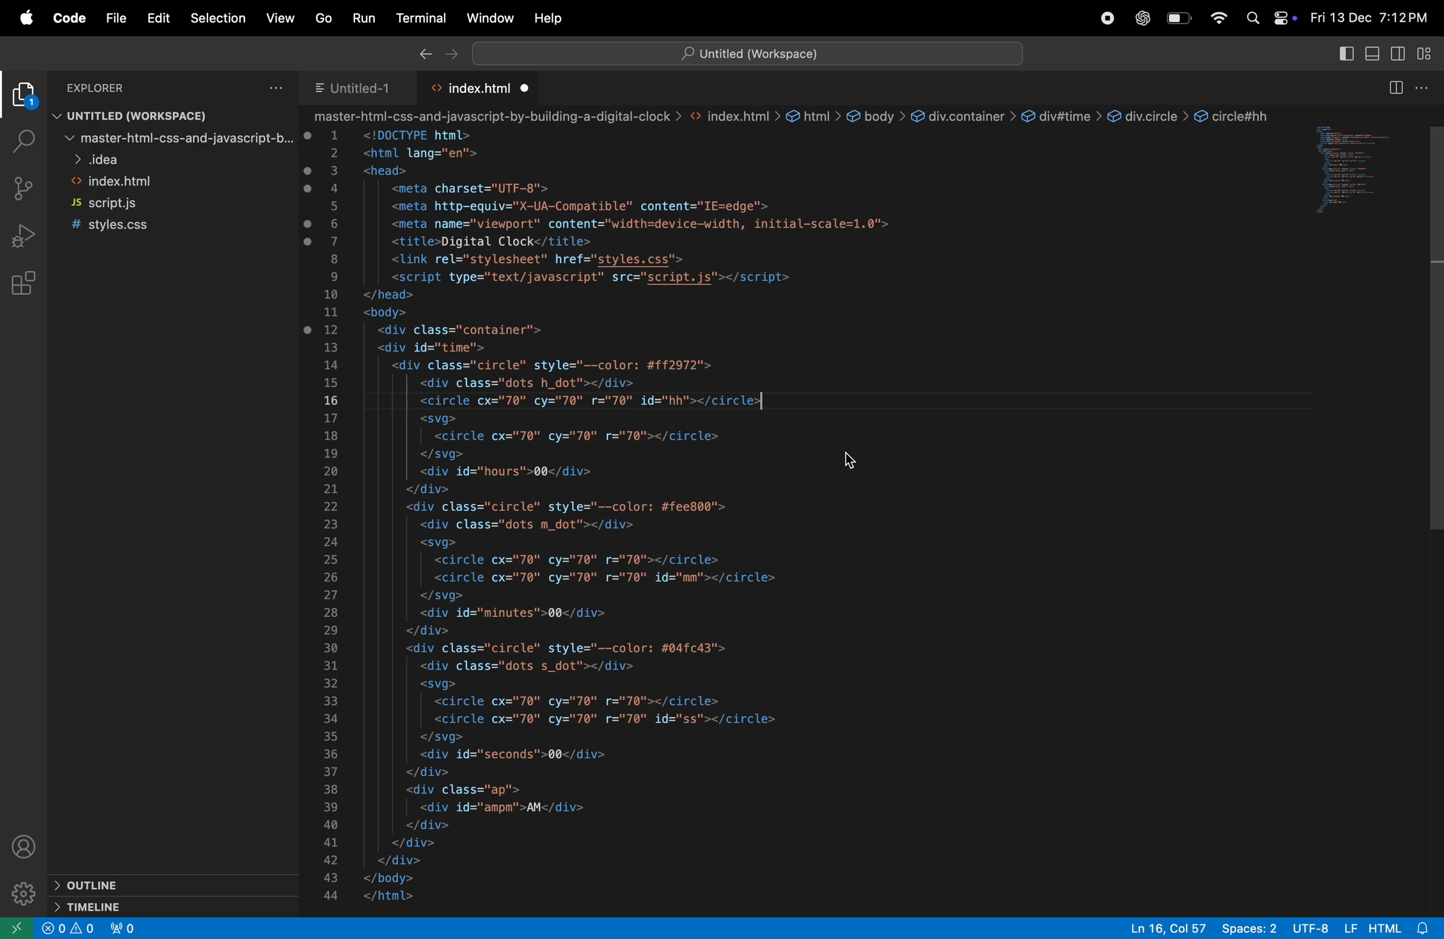 The image size is (1444, 939). What do you see at coordinates (1268, 18) in the screenshot?
I see `apple widgets` at bounding box center [1268, 18].